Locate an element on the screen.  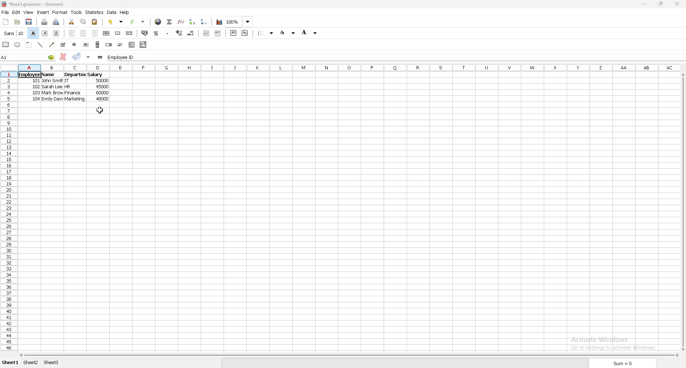
minimize is located at coordinates (645, 4).